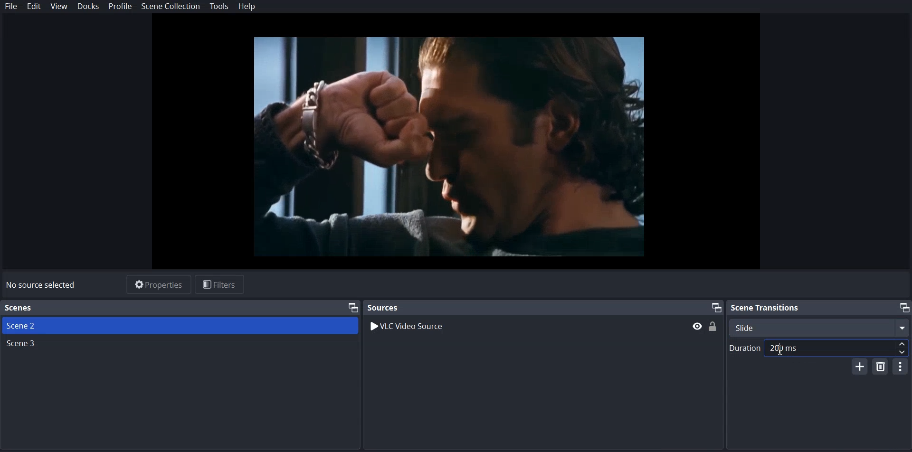 The image size is (912, 452). I want to click on Add Configurable Transition, so click(861, 366).